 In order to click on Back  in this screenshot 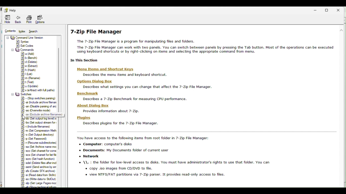, I will do `click(18, 19)`.